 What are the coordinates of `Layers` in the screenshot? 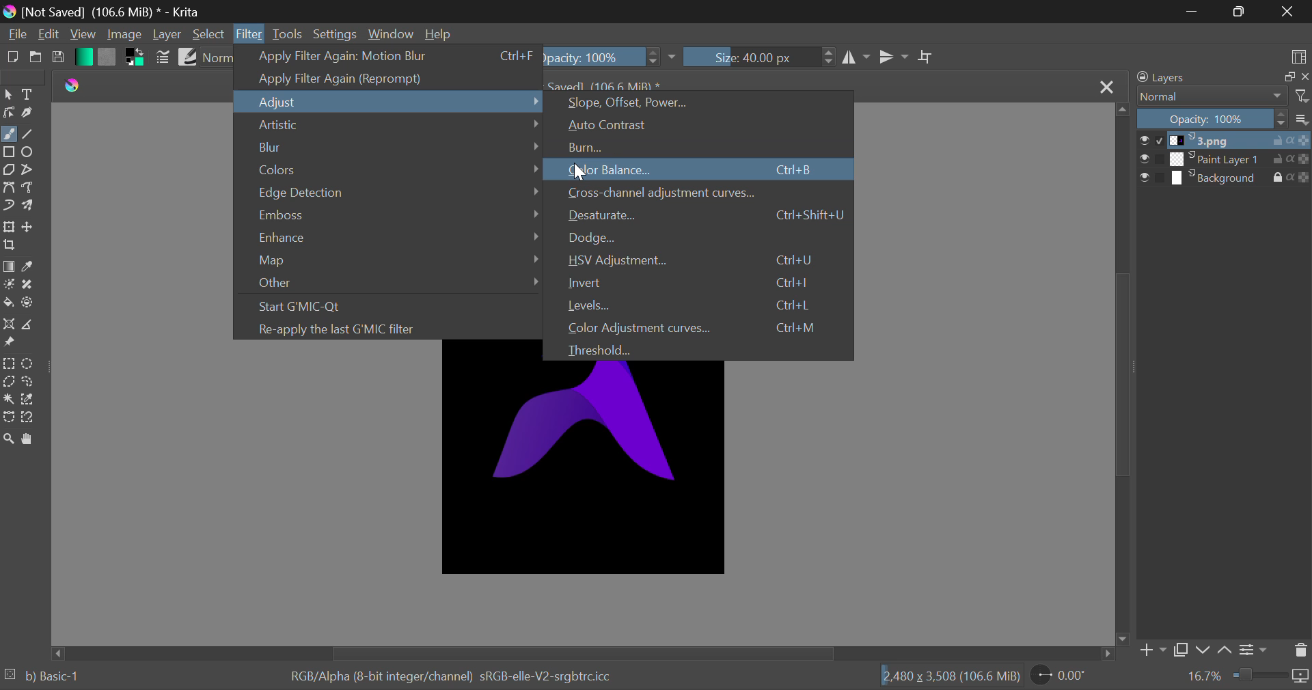 It's located at (1194, 77).